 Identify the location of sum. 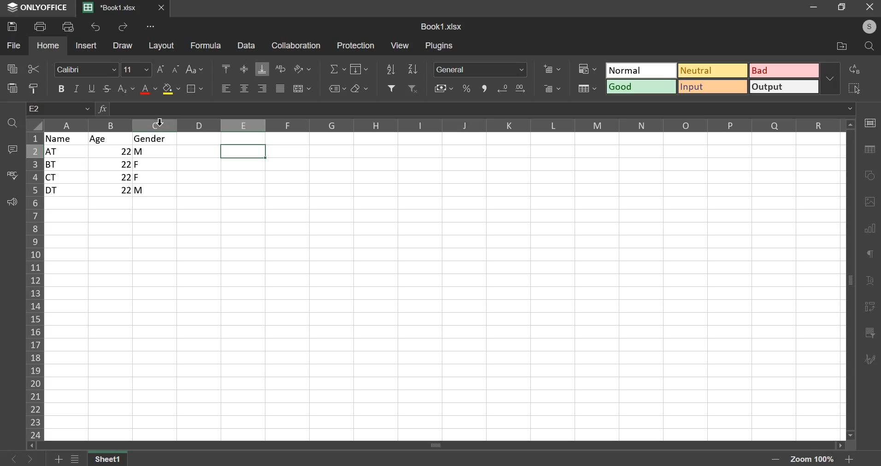
(339, 69).